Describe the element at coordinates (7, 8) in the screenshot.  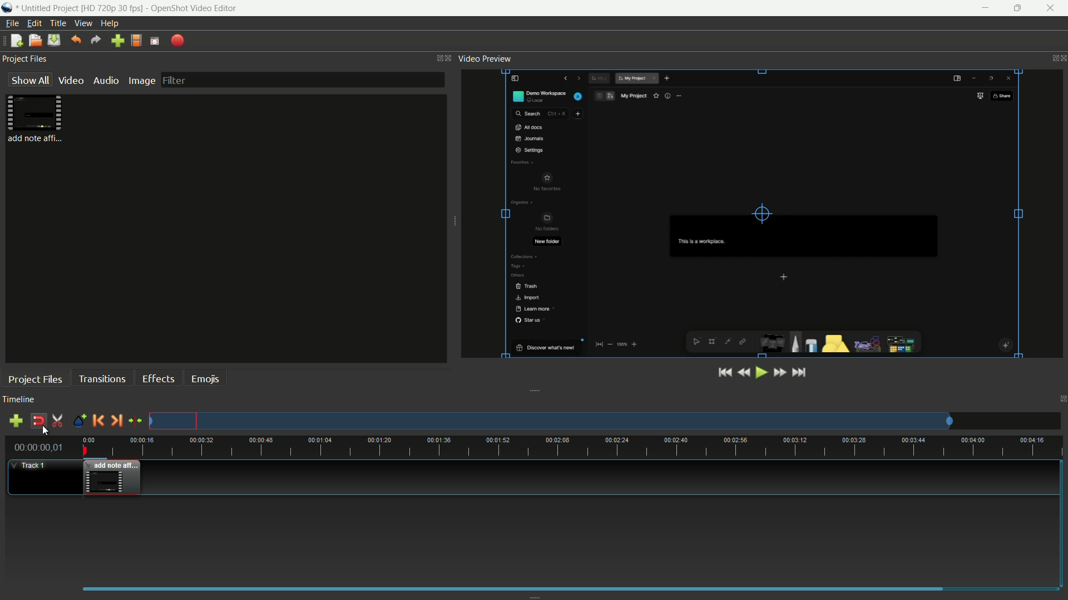
I see `app icon` at that location.